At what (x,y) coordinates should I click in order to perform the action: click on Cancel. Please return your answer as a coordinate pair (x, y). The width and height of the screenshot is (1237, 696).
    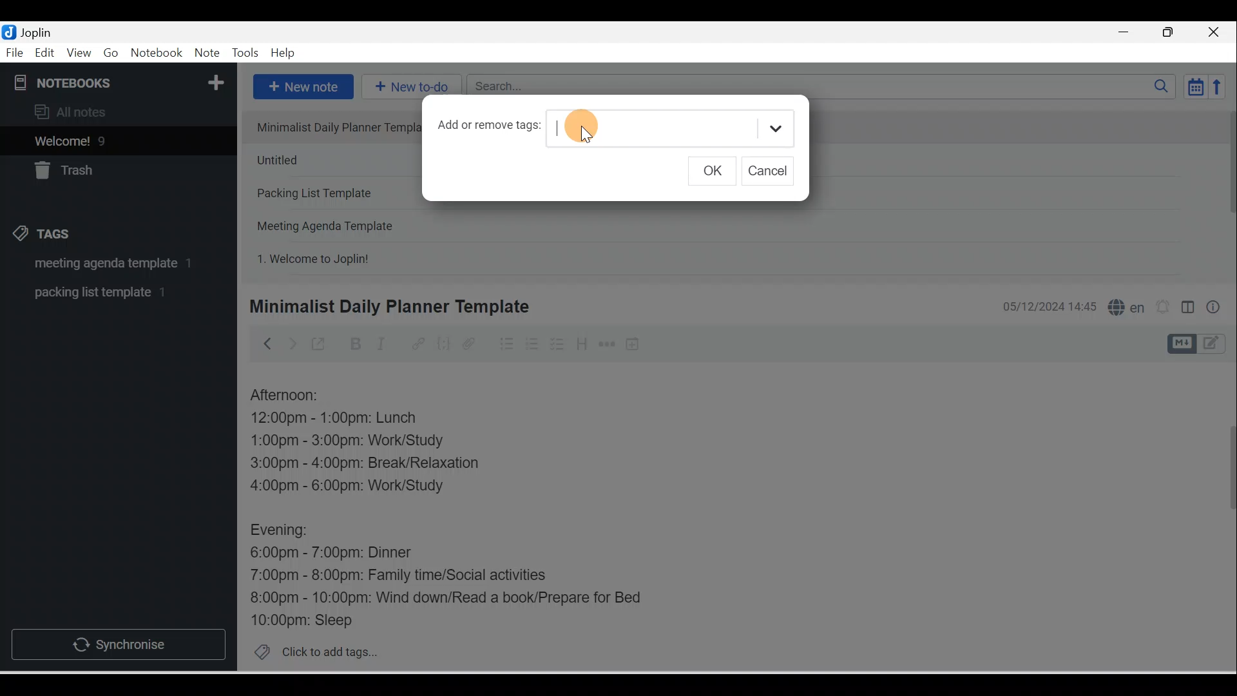
    Looking at the image, I should click on (772, 171).